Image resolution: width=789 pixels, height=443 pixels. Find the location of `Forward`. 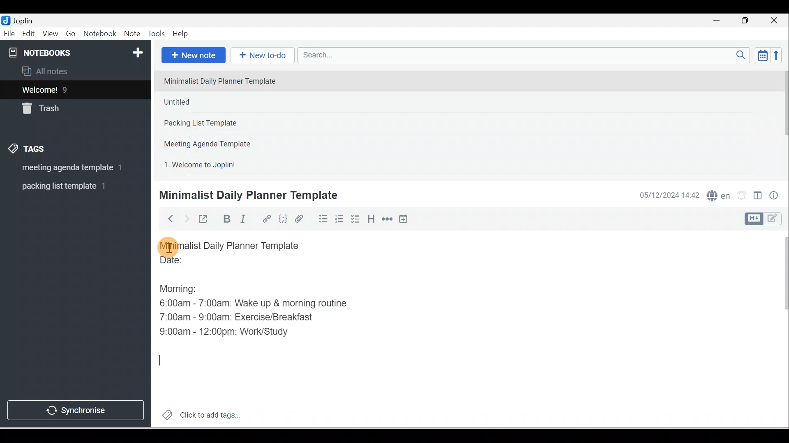

Forward is located at coordinates (186, 218).